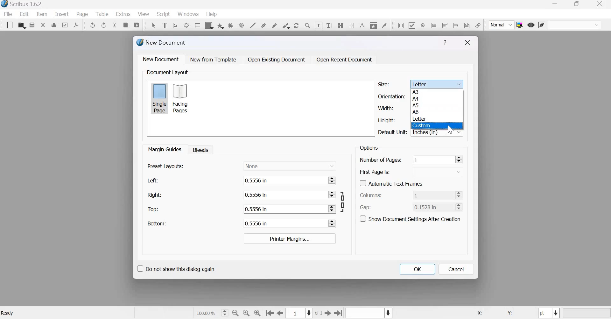 Image resolution: width=611 pixels, height=319 pixels. I want to click on Size: , so click(384, 84).